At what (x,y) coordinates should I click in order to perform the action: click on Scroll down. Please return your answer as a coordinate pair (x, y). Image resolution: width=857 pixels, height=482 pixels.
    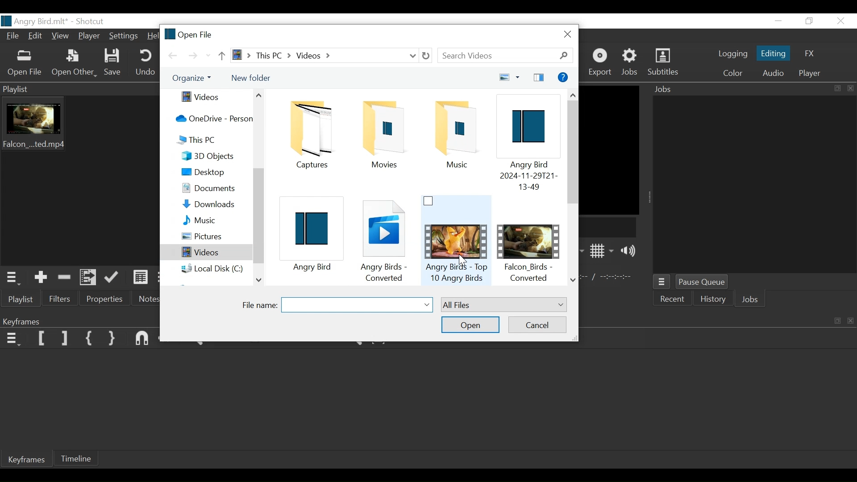
    Looking at the image, I should click on (574, 280).